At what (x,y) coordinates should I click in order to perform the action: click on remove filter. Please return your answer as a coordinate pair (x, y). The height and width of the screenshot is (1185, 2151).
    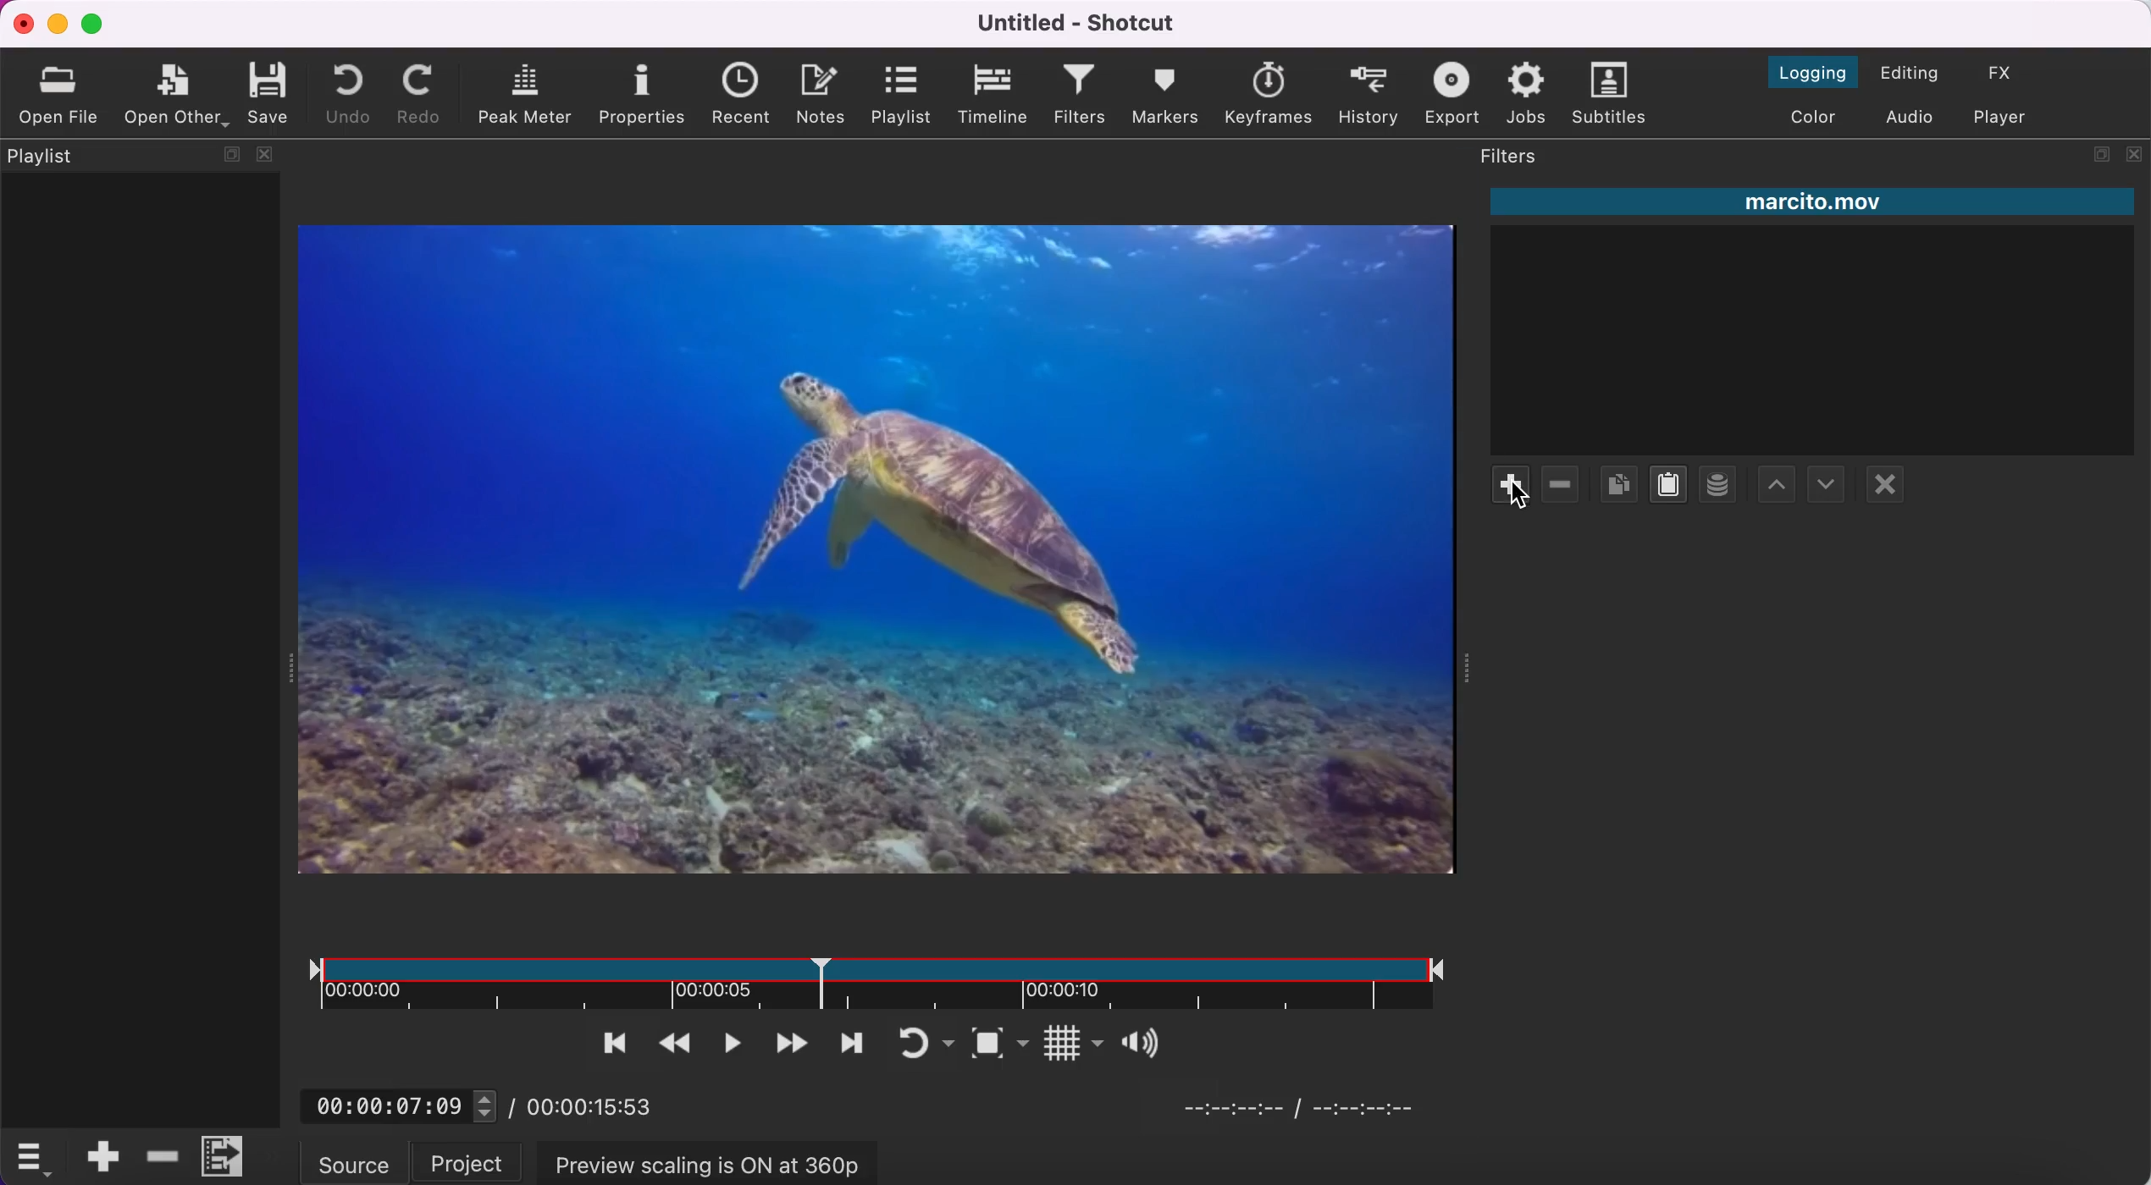
    Looking at the image, I should click on (1565, 487).